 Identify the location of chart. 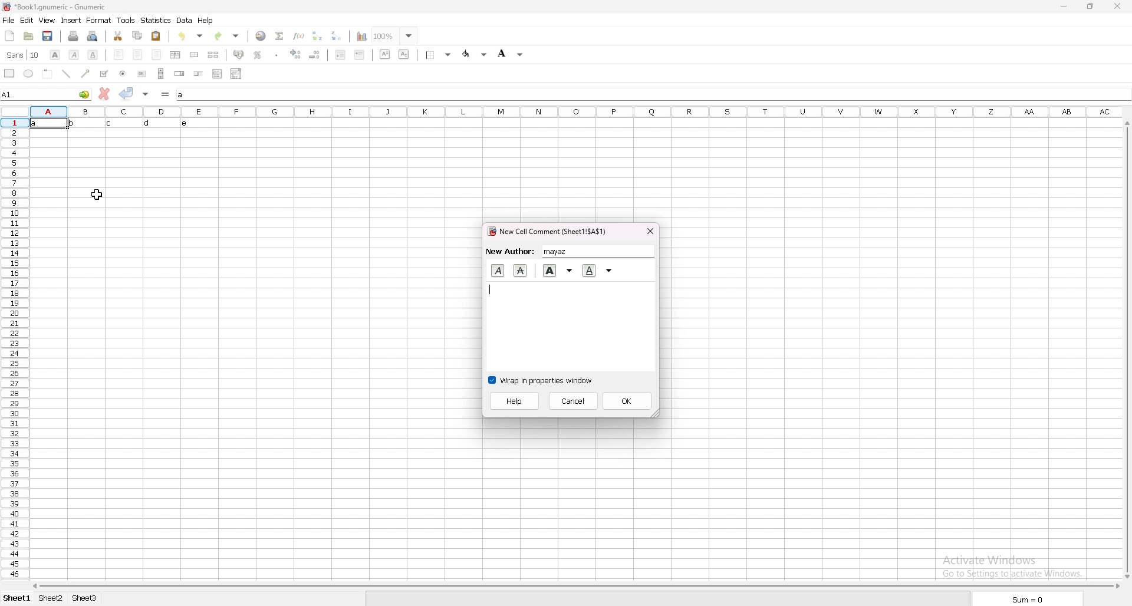
(362, 36).